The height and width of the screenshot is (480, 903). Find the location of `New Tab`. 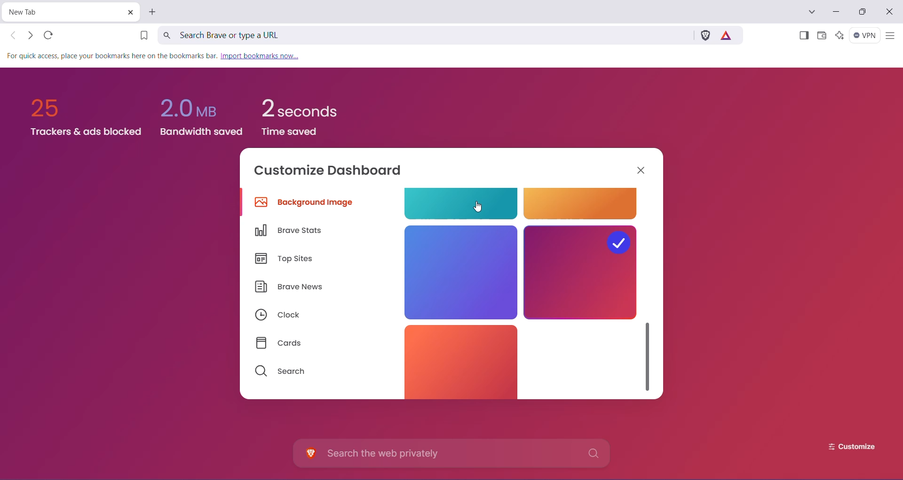

New Tab is located at coordinates (153, 12).